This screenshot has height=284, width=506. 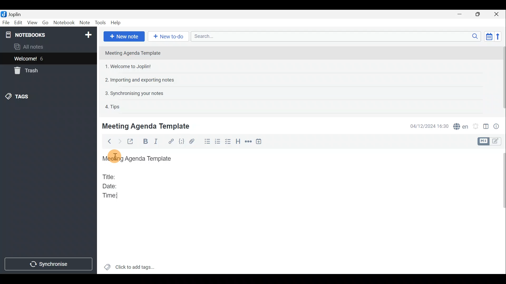 What do you see at coordinates (26, 59) in the screenshot?
I see `Welcome!` at bounding box center [26, 59].